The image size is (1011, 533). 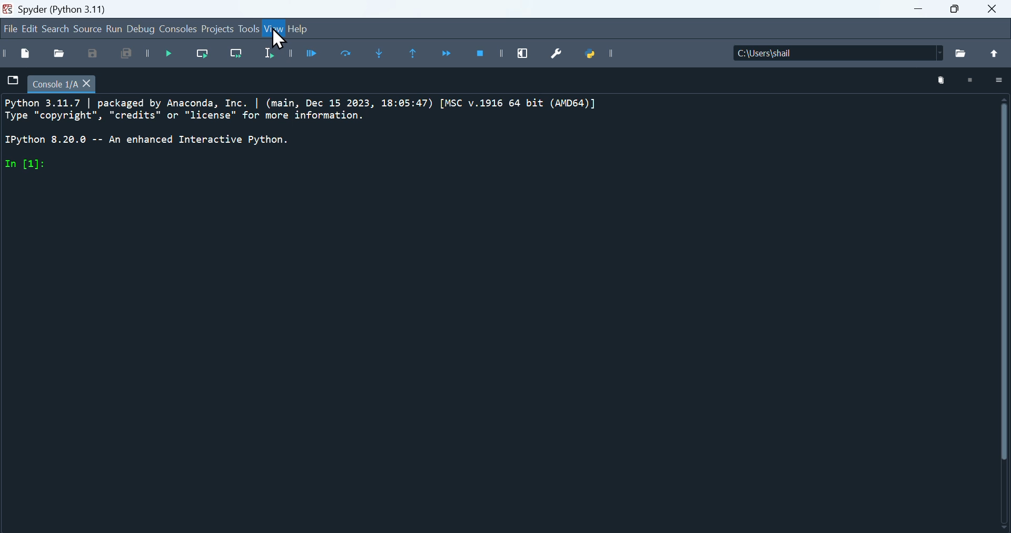 What do you see at coordinates (277, 55) in the screenshot?
I see `Run selection` at bounding box center [277, 55].